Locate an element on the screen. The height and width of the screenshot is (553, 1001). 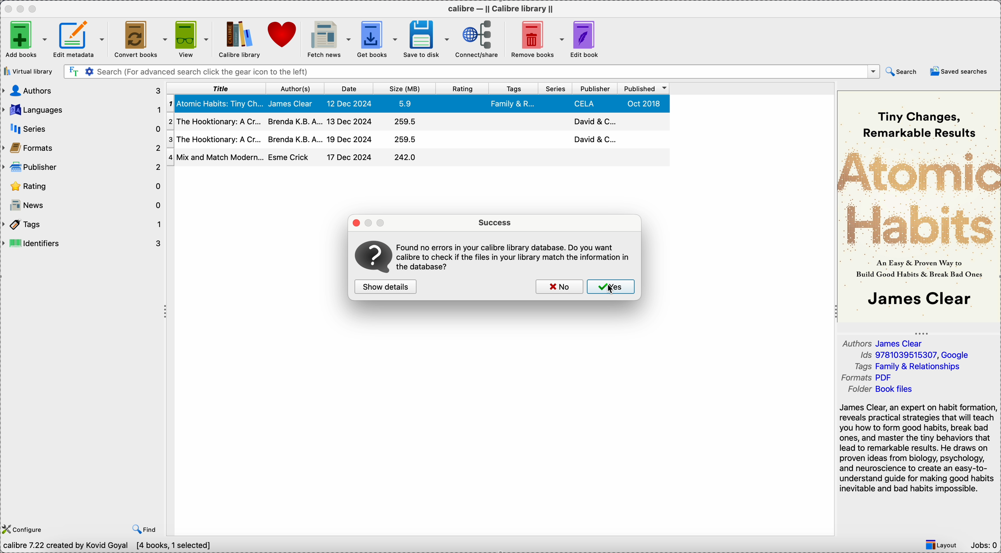
edit metadata is located at coordinates (80, 42).